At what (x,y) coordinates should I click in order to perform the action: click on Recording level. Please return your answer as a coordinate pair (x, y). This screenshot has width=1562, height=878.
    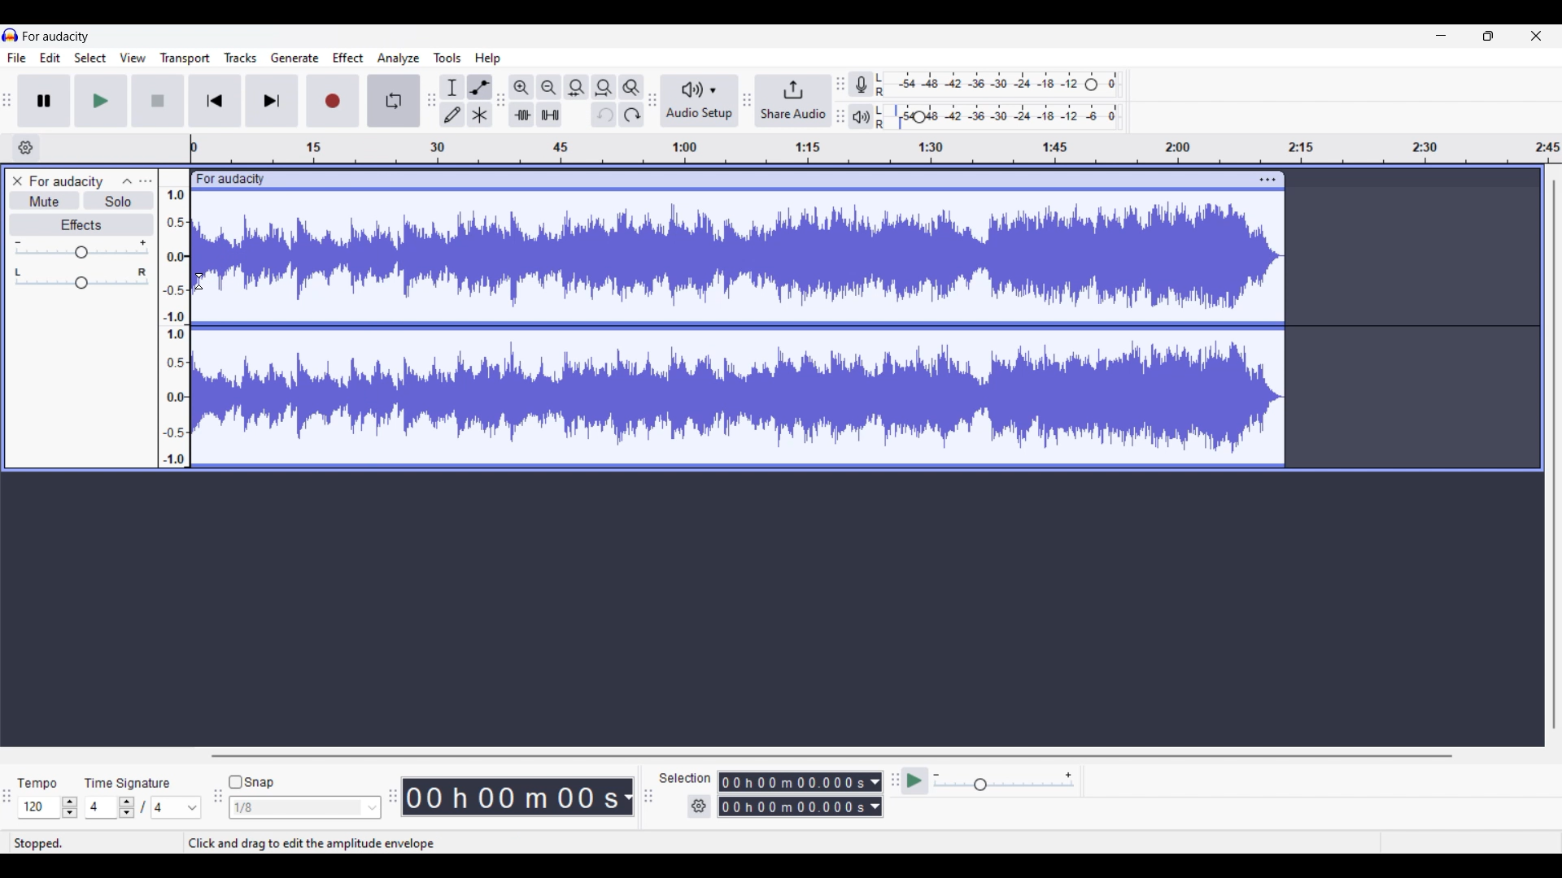
    Looking at the image, I should click on (998, 85).